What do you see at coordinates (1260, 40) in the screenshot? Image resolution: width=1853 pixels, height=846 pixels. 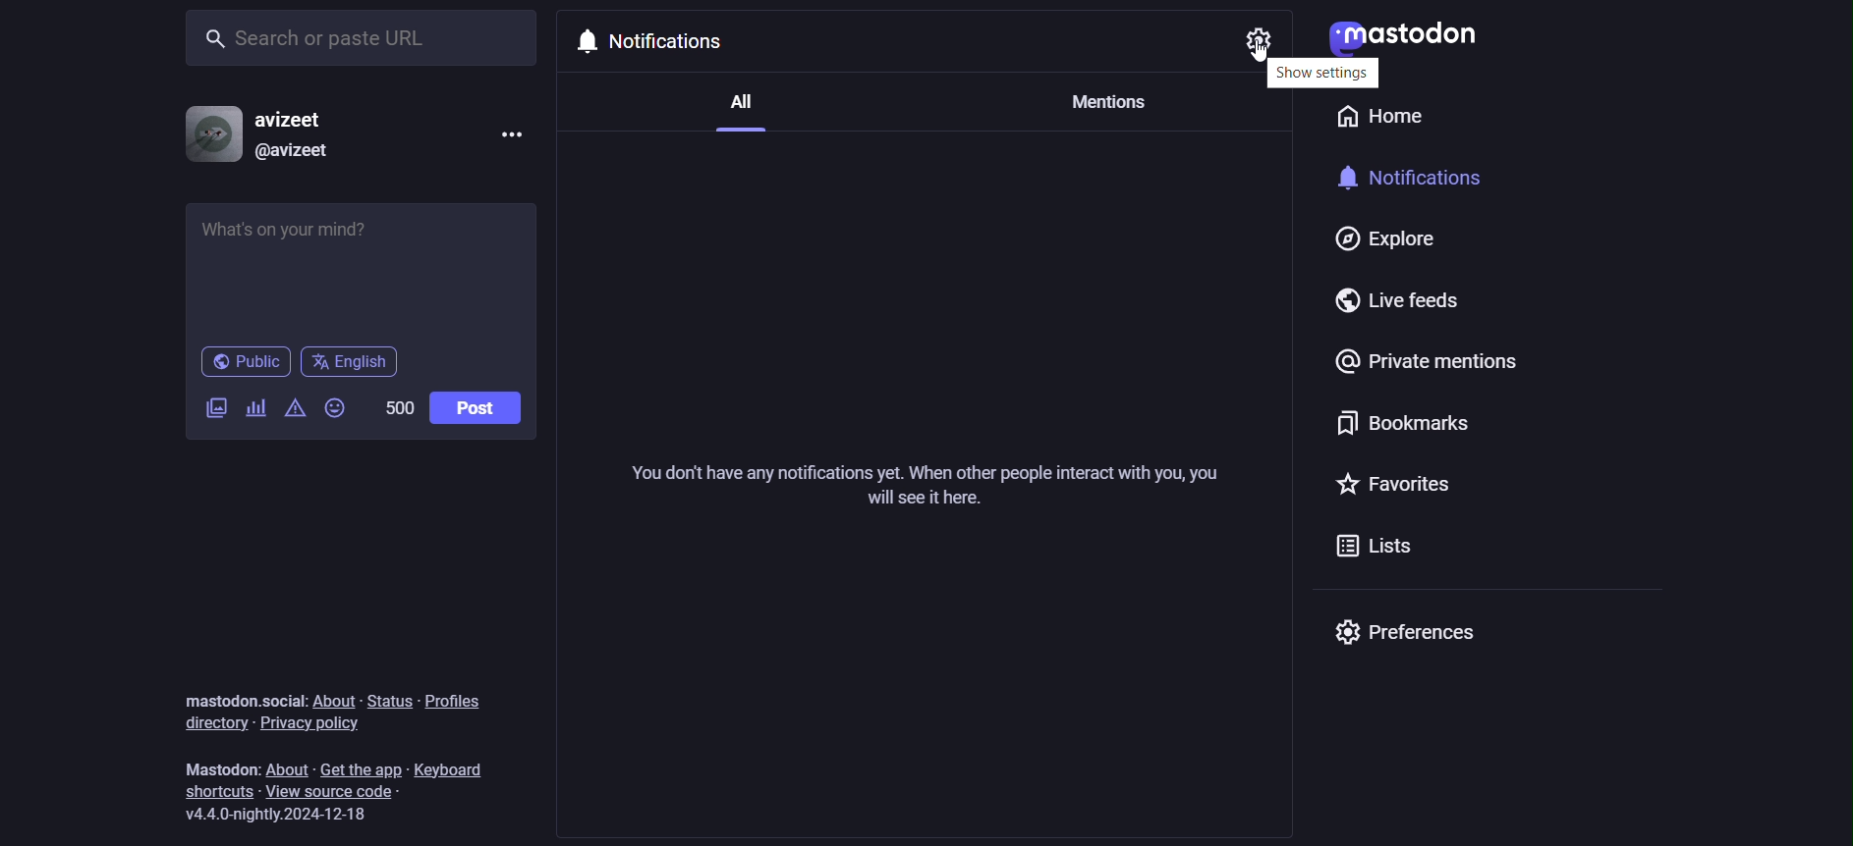 I see `setting` at bounding box center [1260, 40].